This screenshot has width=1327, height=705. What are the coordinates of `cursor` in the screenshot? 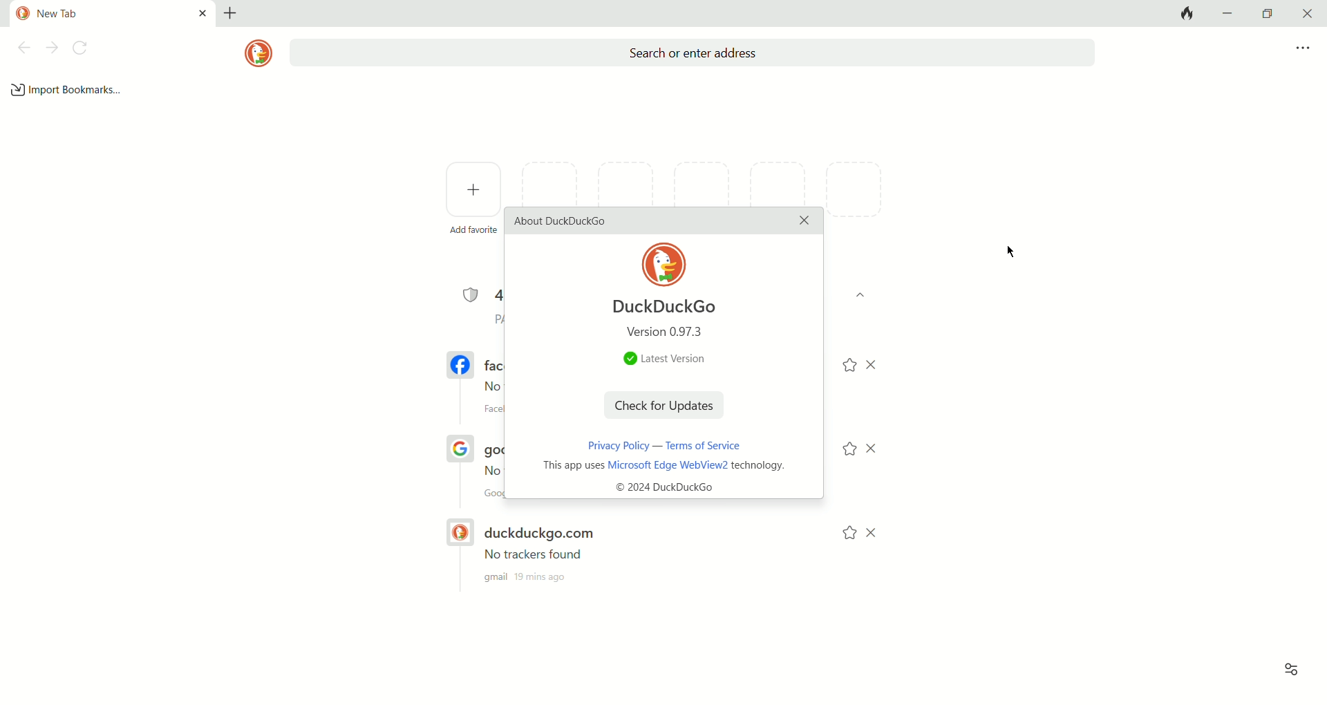 It's located at (1007, 252).